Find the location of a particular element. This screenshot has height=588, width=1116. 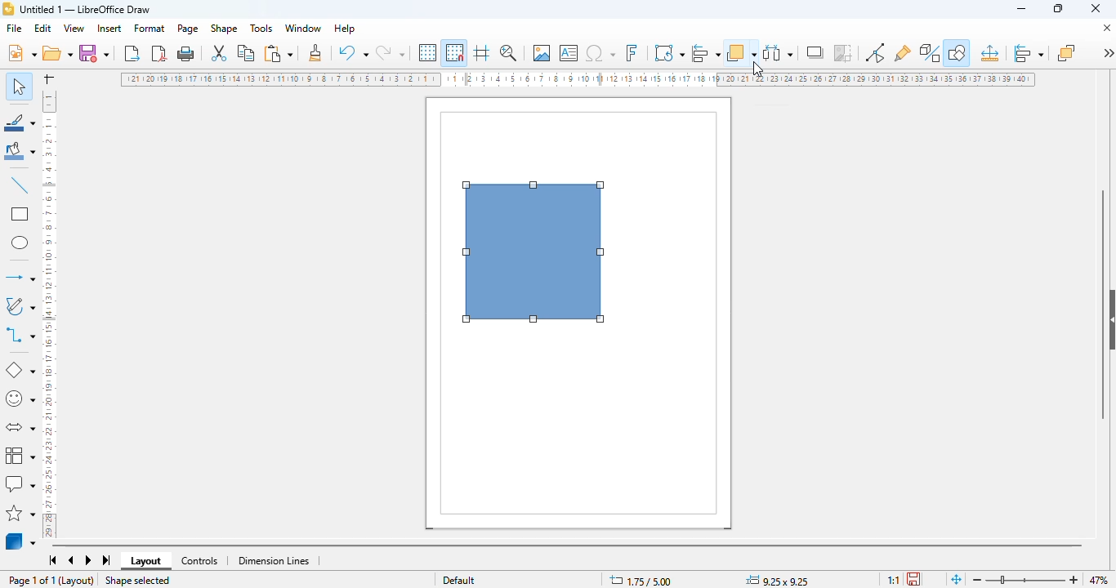

dimension lines is located at coordinates (275, 561).